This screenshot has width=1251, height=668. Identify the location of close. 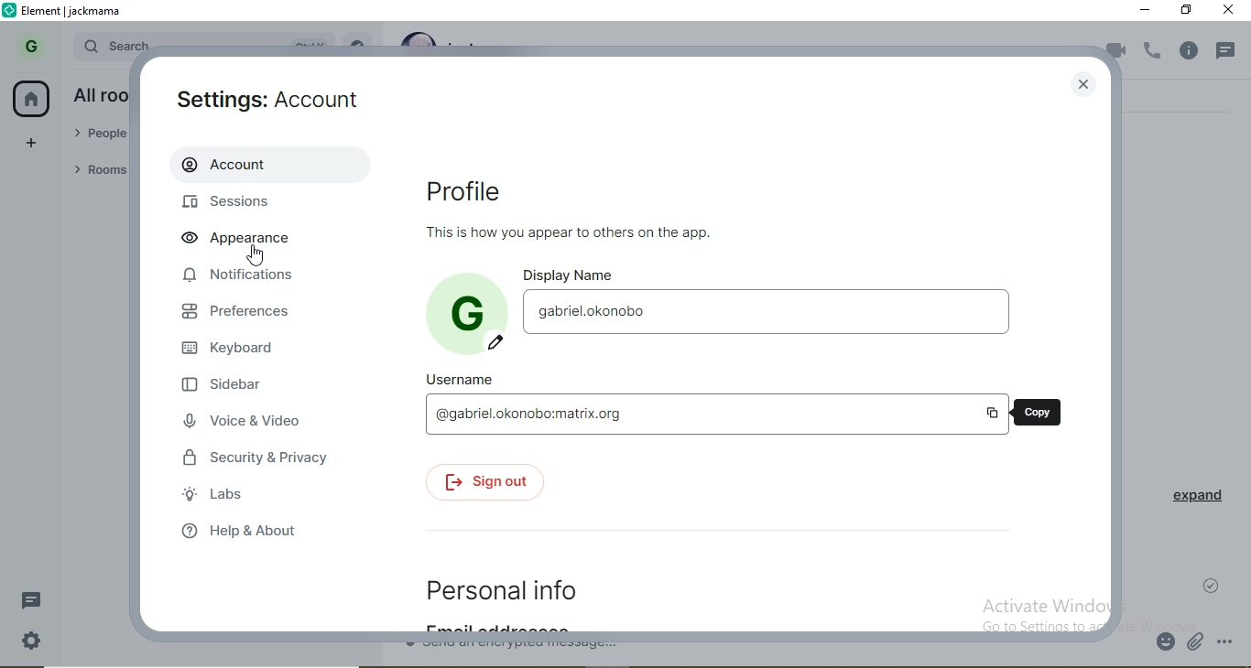
(1230, 13).